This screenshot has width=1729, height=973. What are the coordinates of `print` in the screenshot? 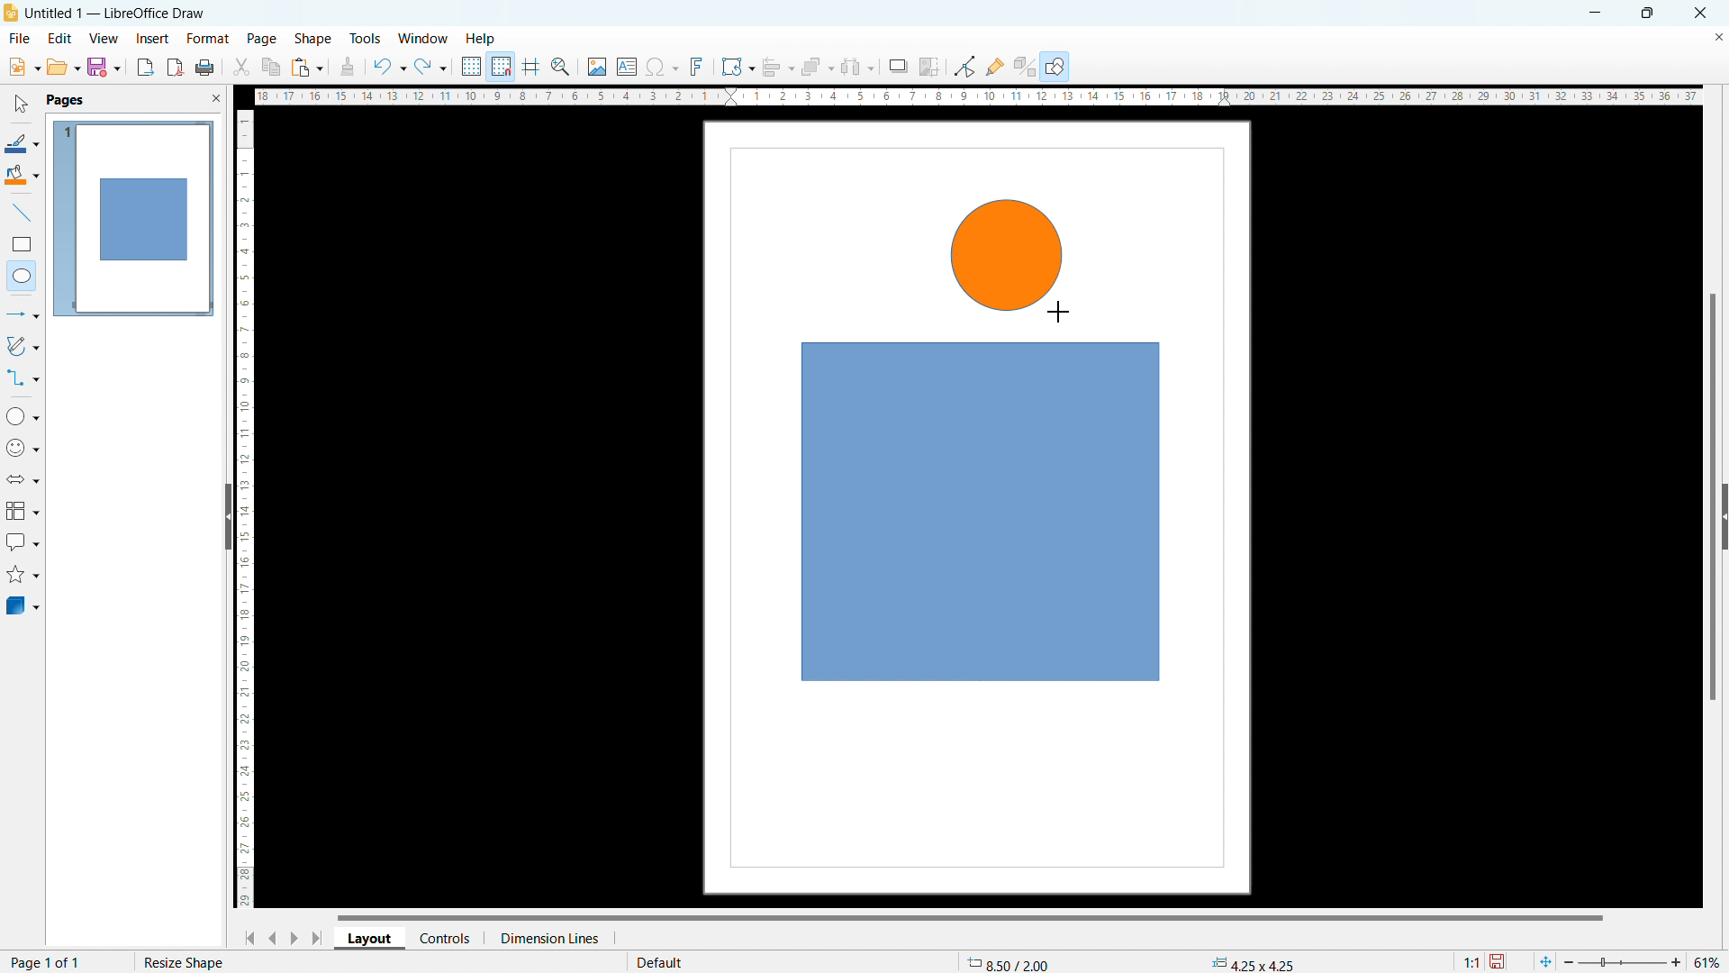 It's located at (204, 68).